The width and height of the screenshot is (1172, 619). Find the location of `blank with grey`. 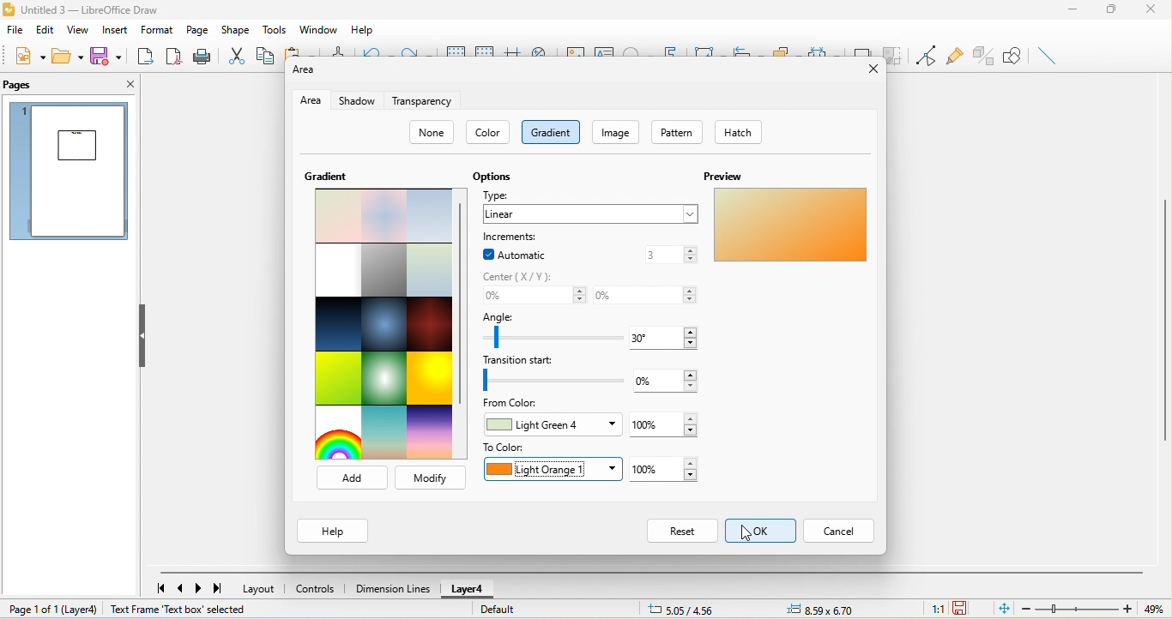

blank with grey is located at coordinates (338, 272).